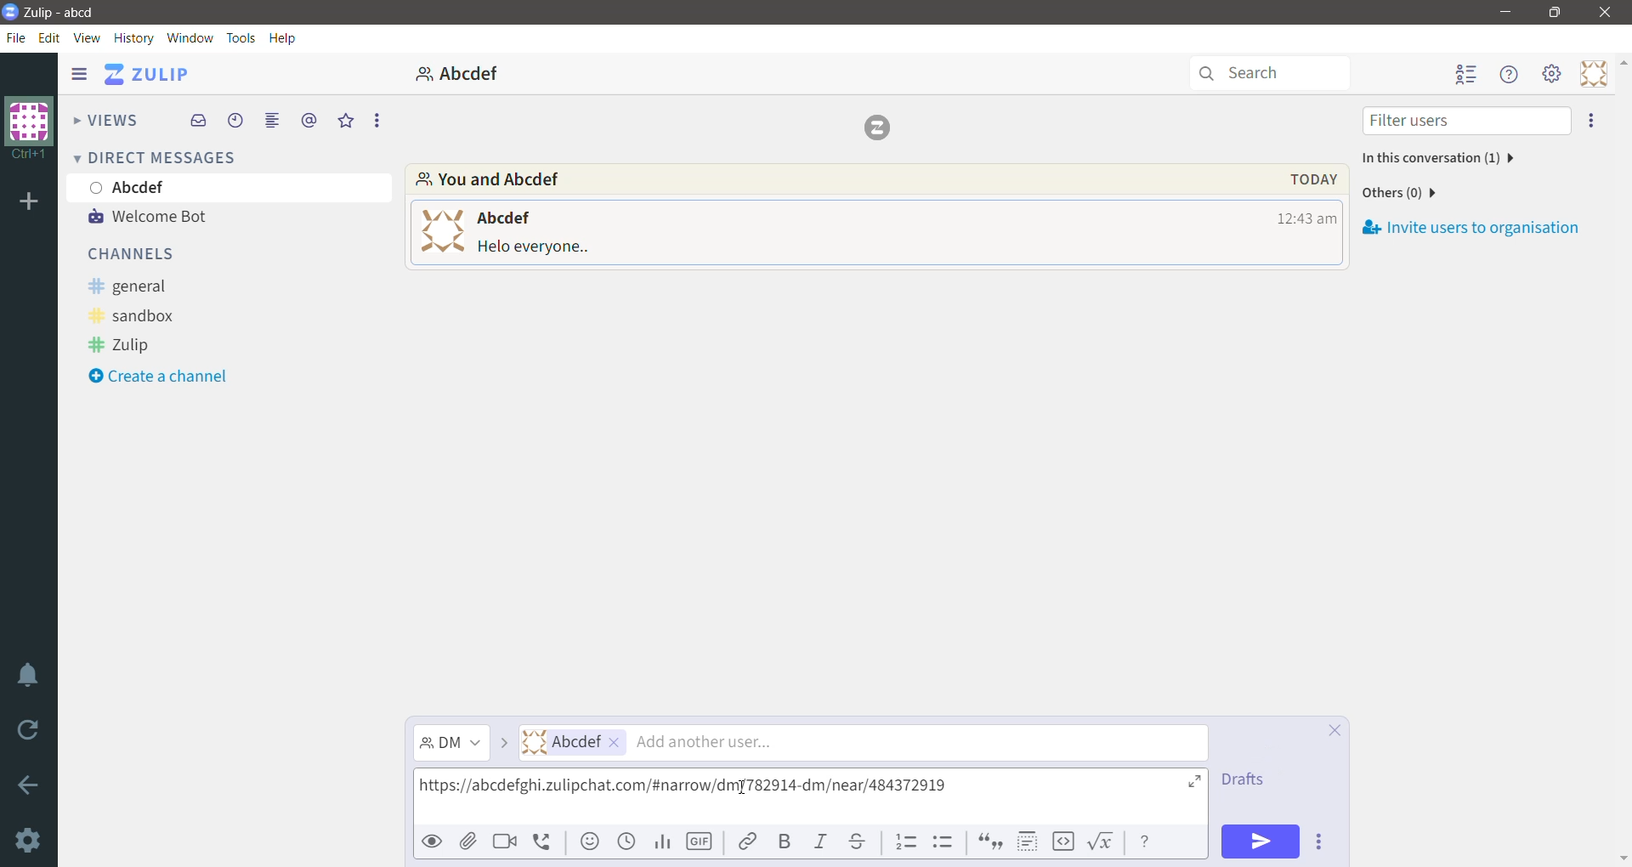 The width and height of the screenshot is (1632, 867). I want to click on History, so click(134, 37).